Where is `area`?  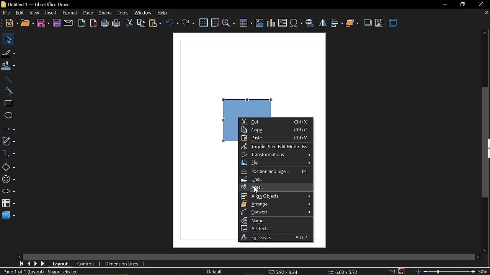 area is located at coordinates (276, 186).